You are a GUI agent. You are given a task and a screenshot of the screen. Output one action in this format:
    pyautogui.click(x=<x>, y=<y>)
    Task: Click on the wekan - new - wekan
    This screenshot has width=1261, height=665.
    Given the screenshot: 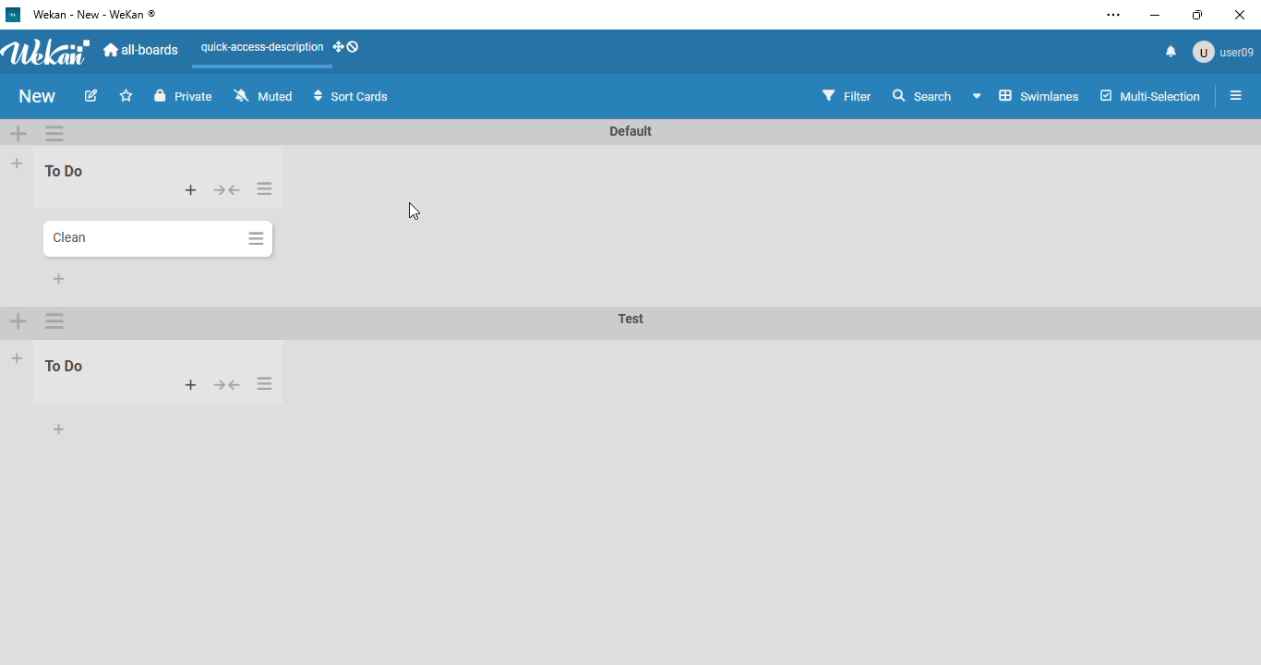 What is the action you would take?
    pyautogui.click(x=94, y=15)
    